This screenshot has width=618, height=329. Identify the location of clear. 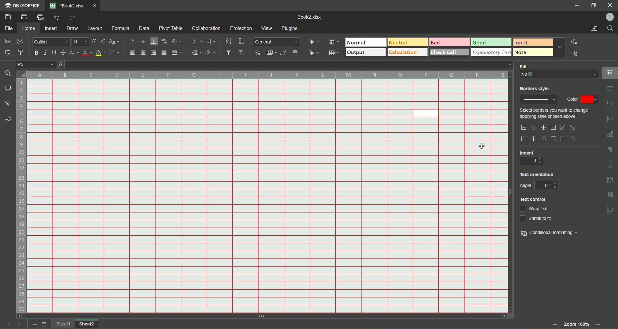
(213, 54).